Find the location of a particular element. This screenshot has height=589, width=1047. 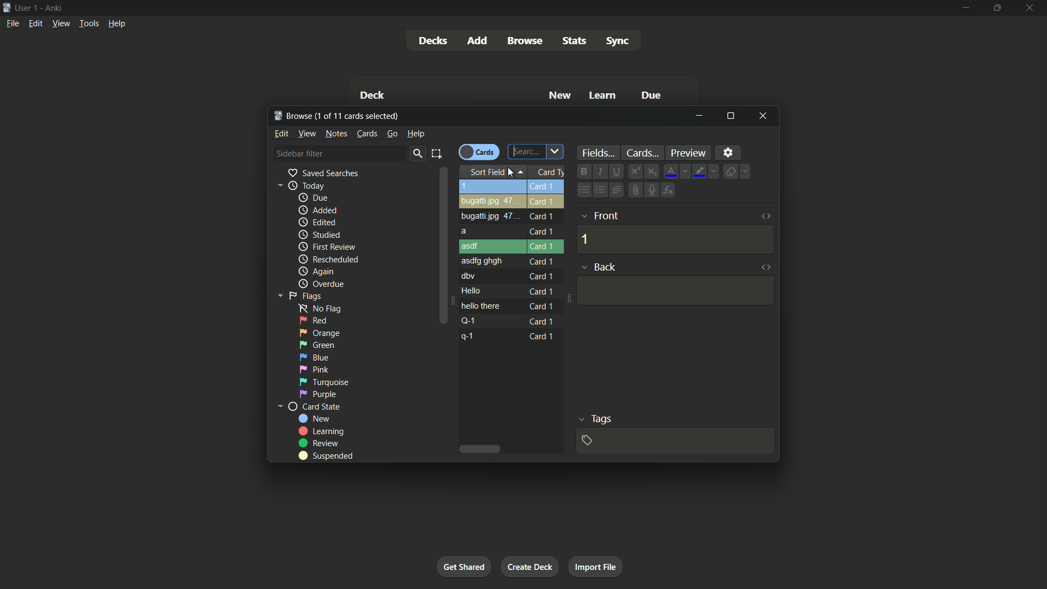

card state is located at coordinates (313, 406).